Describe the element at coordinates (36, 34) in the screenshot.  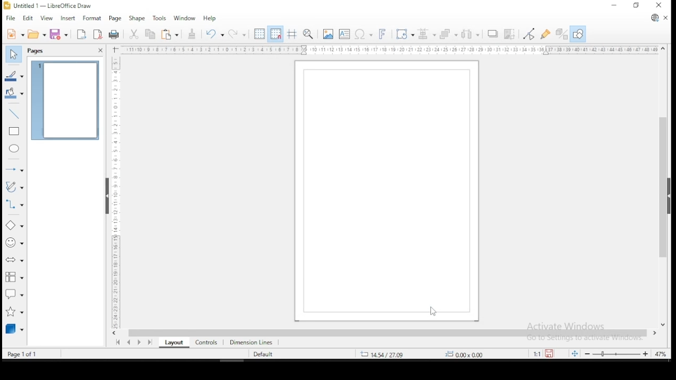
I see `open` at that location.